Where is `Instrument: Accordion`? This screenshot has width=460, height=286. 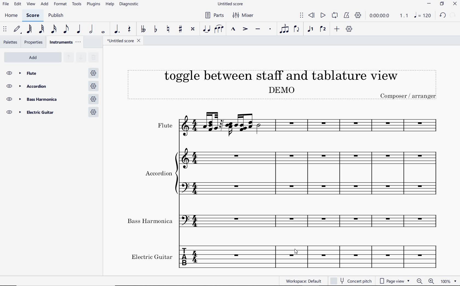
Instrument: Accordion is located at coordinates (286, 176).